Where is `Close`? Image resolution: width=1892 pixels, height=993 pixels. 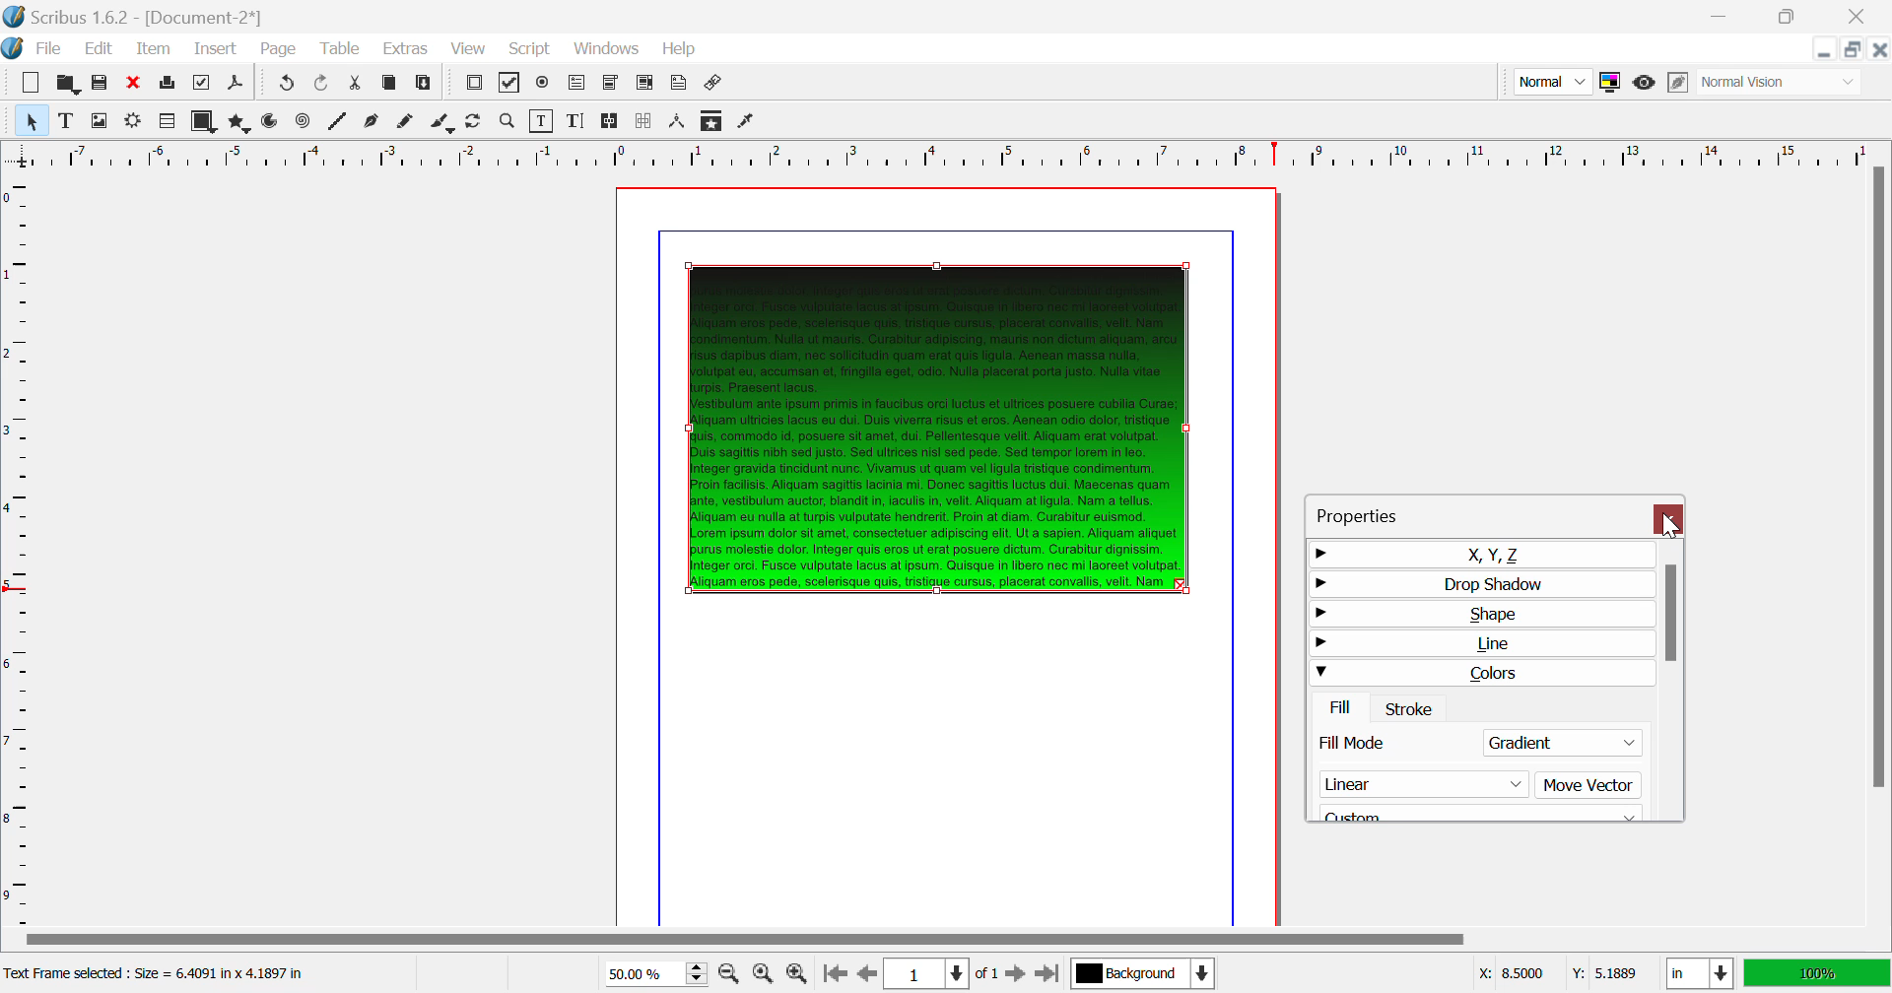
Close is located at coordinates (1880, 48).